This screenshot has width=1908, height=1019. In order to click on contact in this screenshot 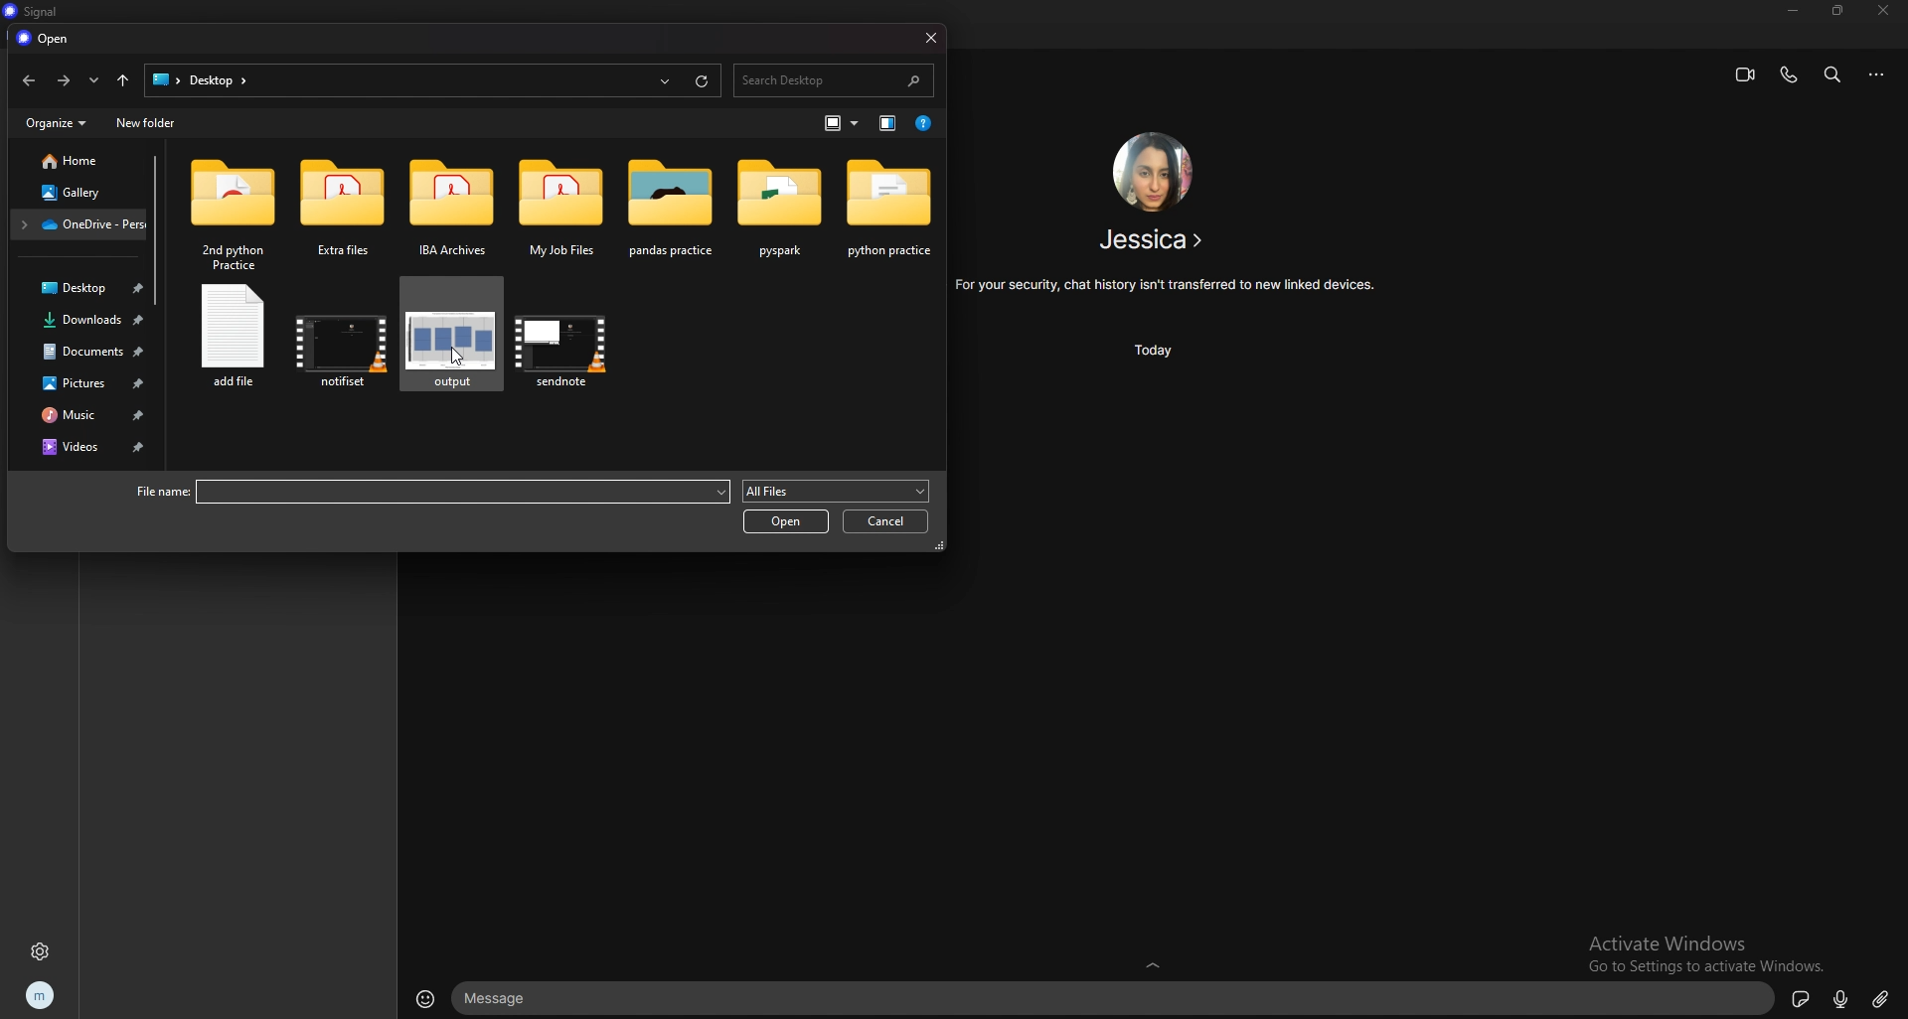, I will do `click(1154, 239)`.